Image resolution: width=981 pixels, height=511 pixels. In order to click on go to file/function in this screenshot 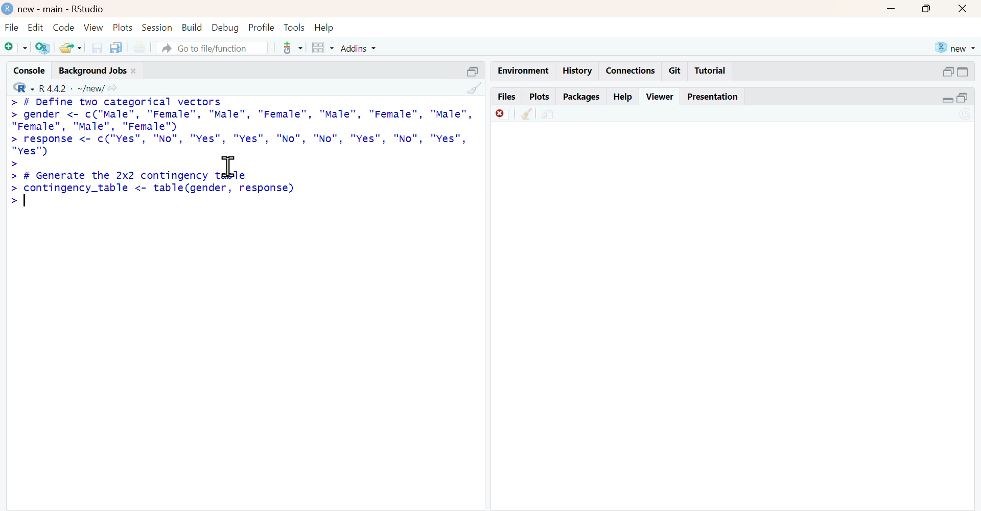, I will do `click(213, 47)`.